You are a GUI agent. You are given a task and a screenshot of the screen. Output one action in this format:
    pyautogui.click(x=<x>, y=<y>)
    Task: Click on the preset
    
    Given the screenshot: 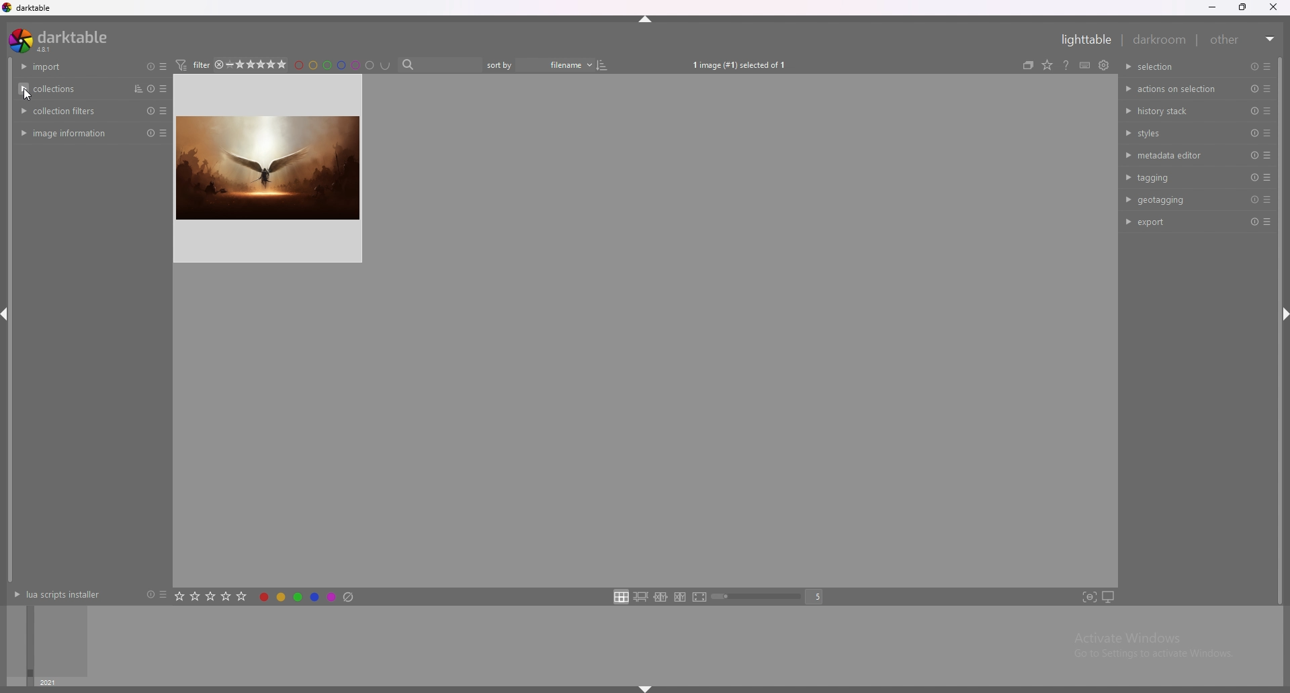 What is the action you would take?
    pyautogui.click(x=1253, y=111)
    